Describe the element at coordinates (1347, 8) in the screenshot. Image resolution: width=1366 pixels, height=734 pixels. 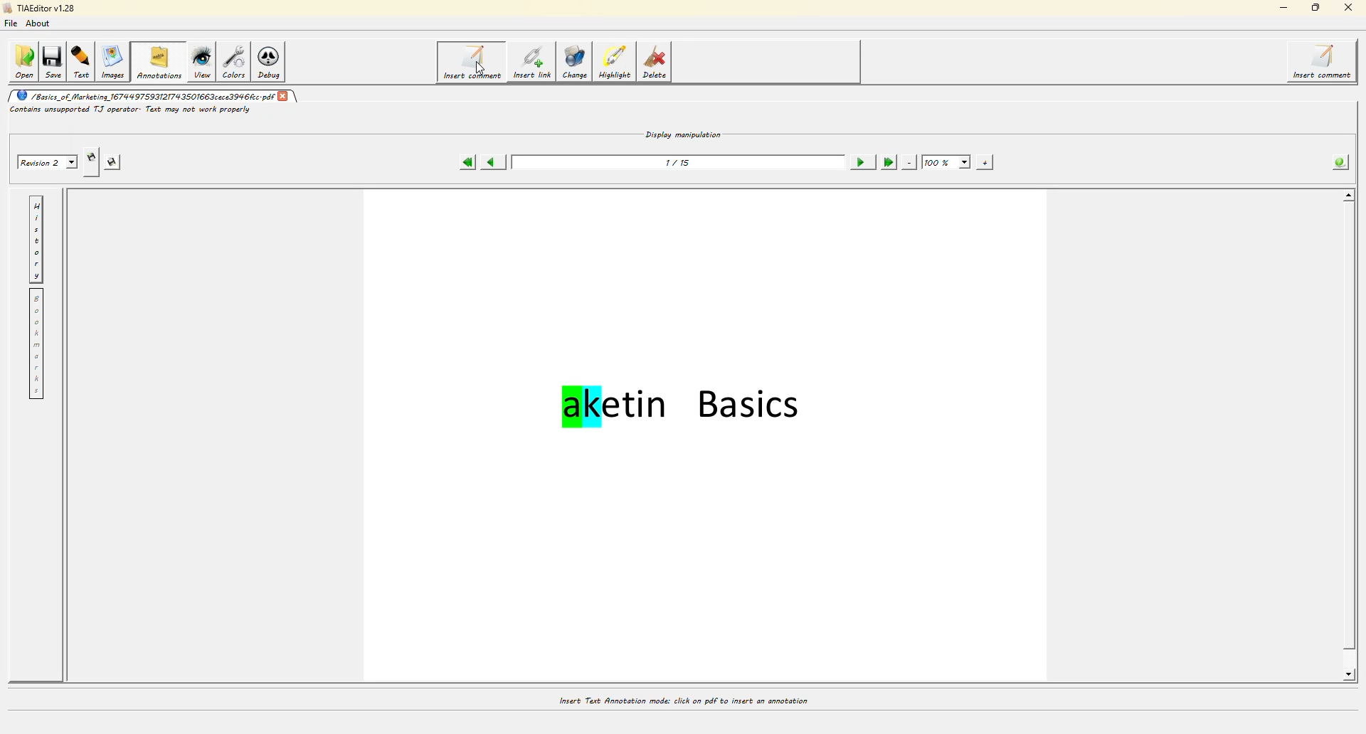
I see `close` at that location.